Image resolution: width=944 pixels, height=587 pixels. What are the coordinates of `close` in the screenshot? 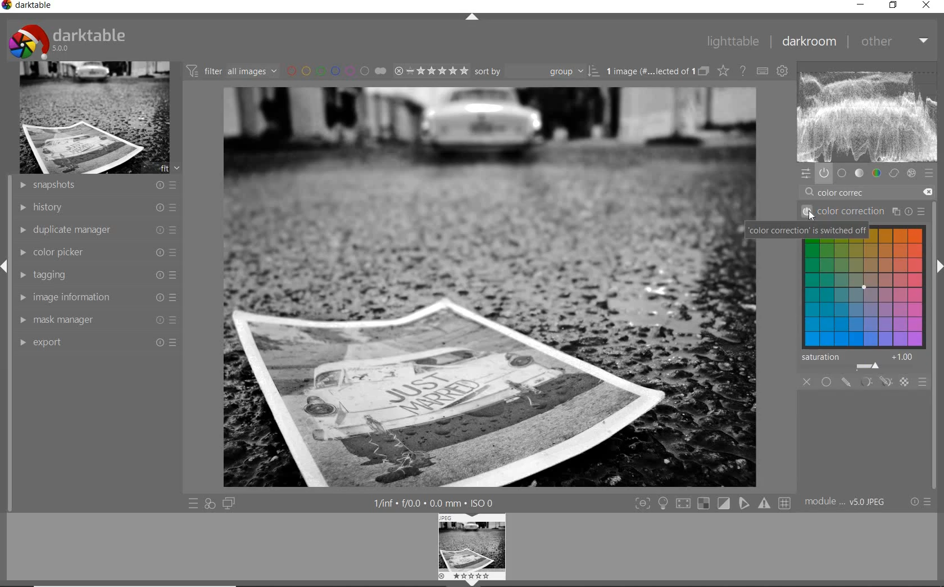 It's located at (807, 382).